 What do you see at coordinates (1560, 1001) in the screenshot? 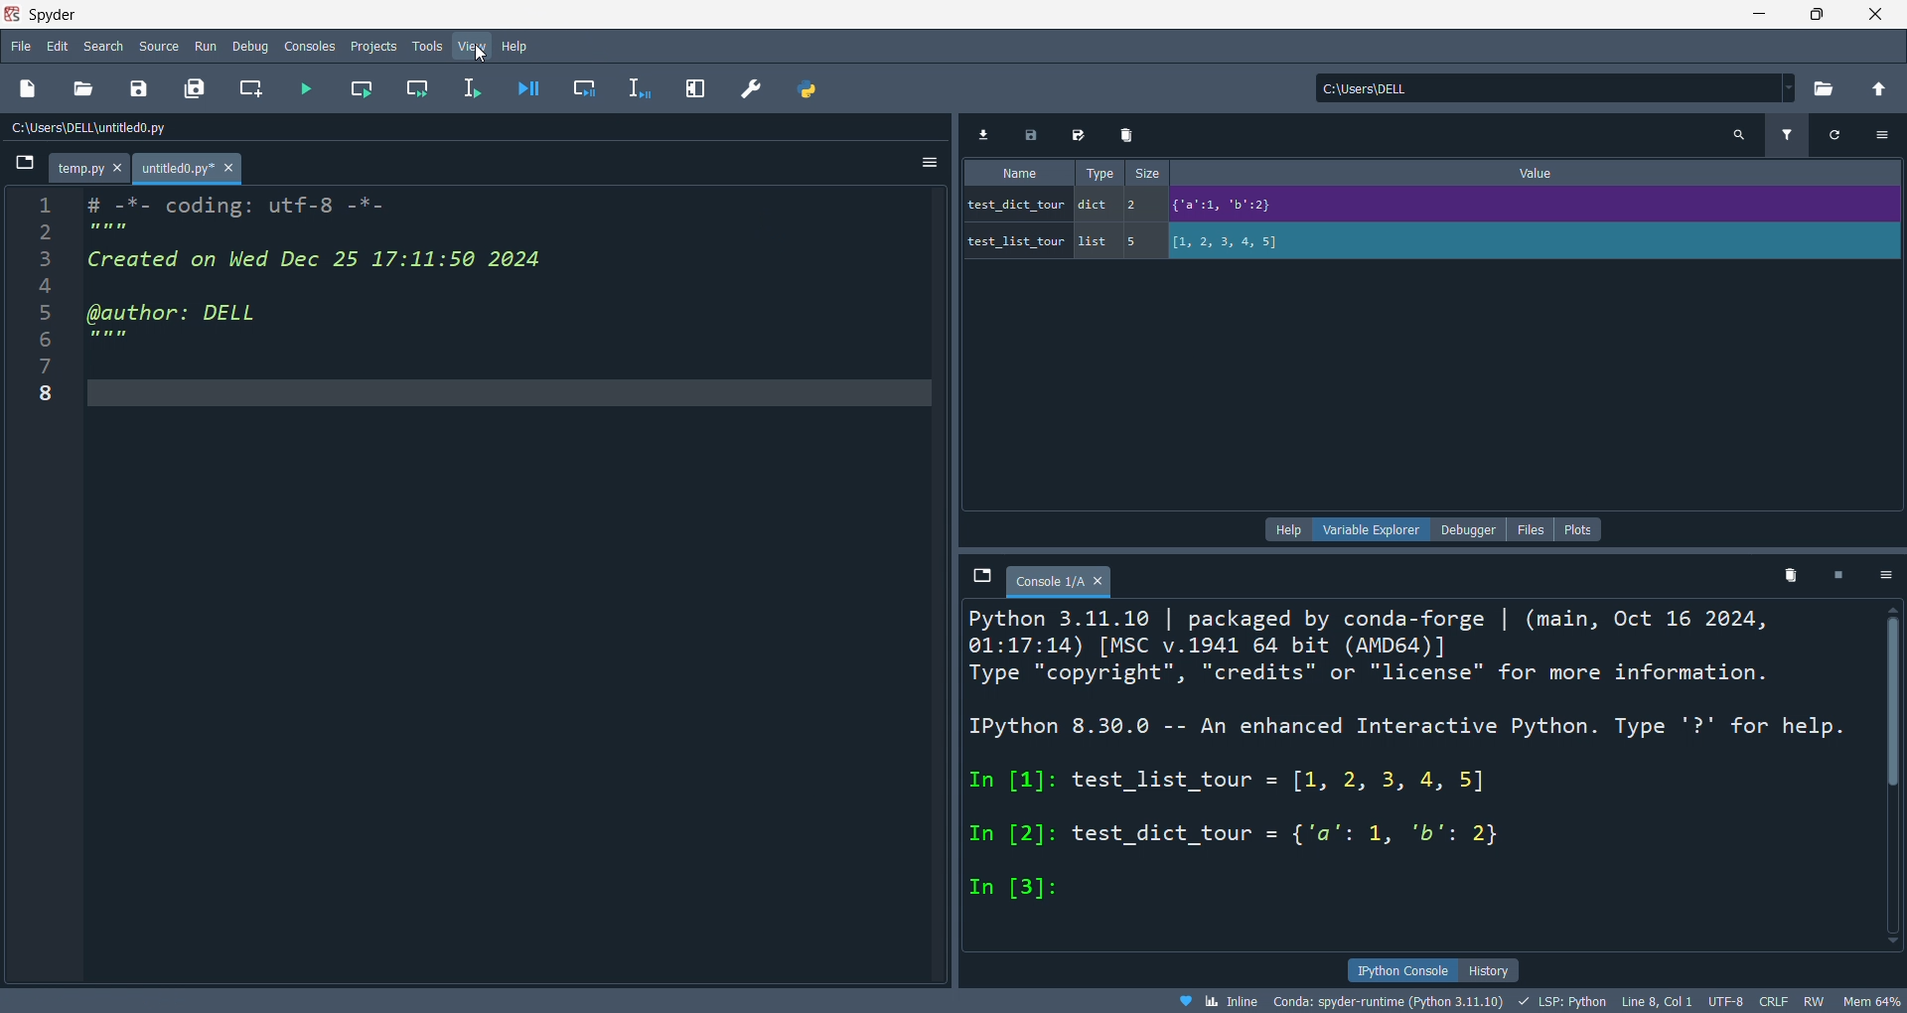
I see `language` at bounding box center [1560, 1001].